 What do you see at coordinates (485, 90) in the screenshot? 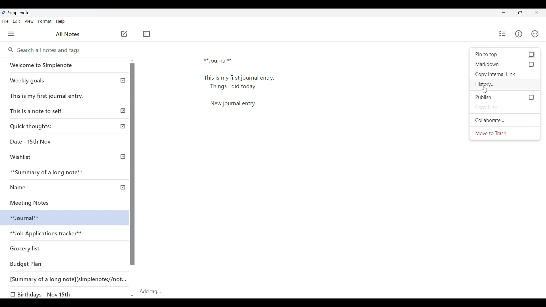
I see `cursor` at bounding box center [485, 90].